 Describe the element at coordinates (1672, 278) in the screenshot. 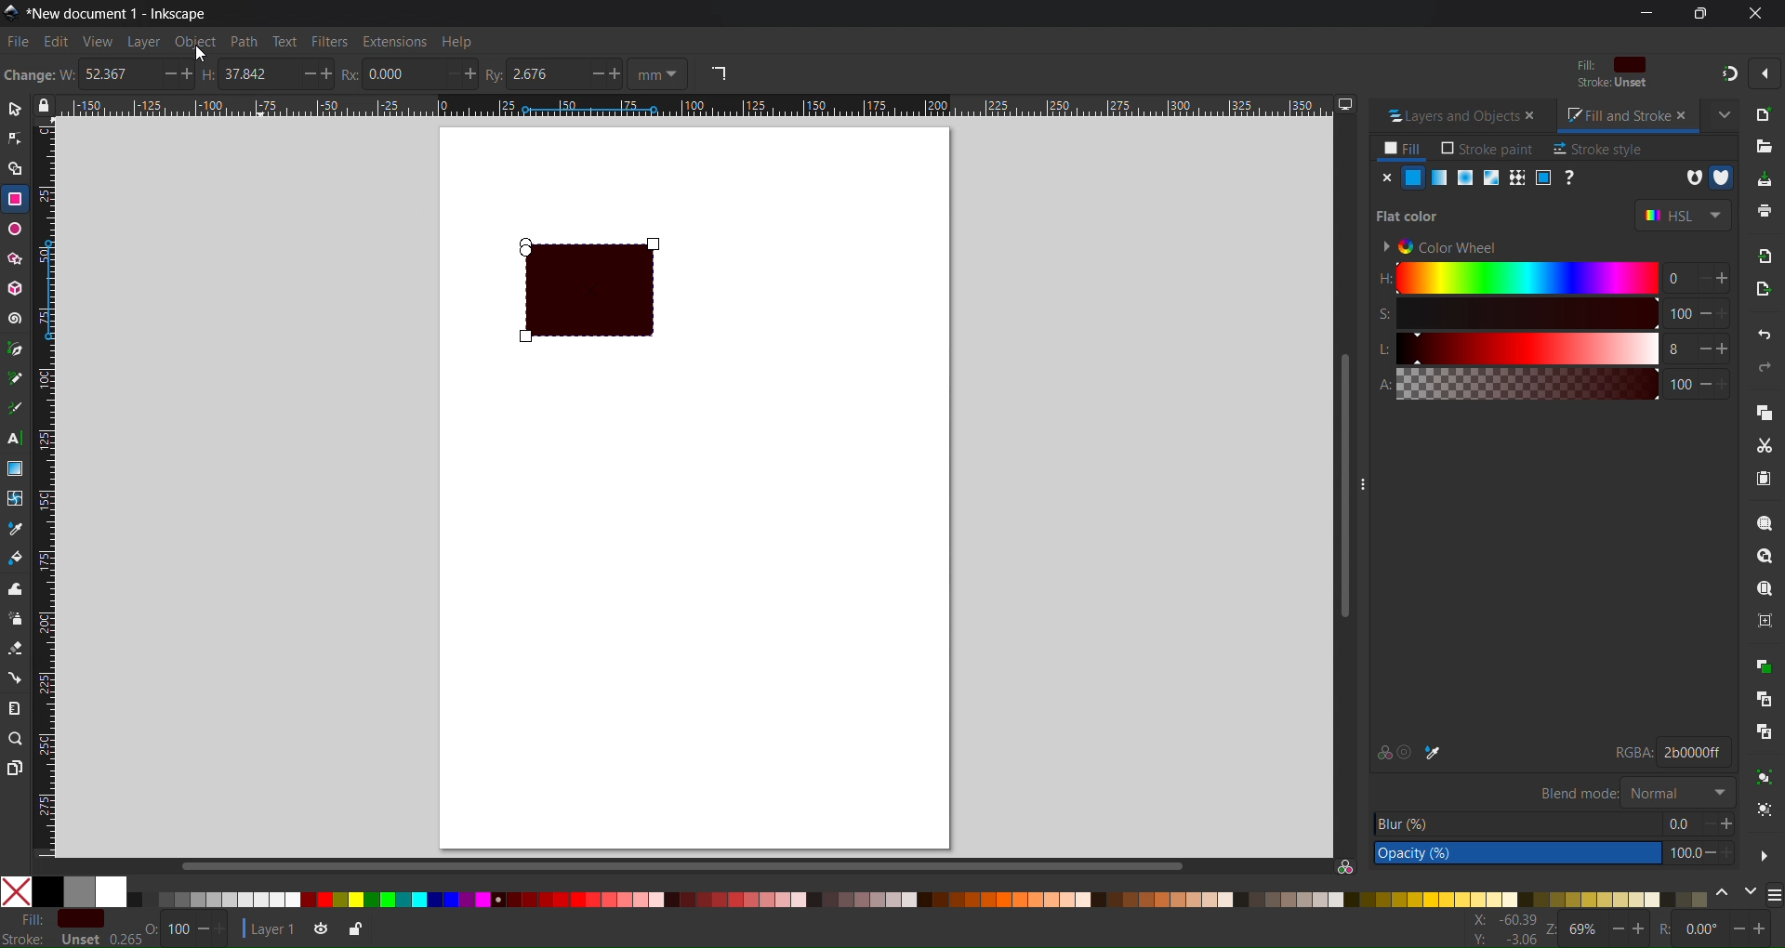

I see `0` at that location.